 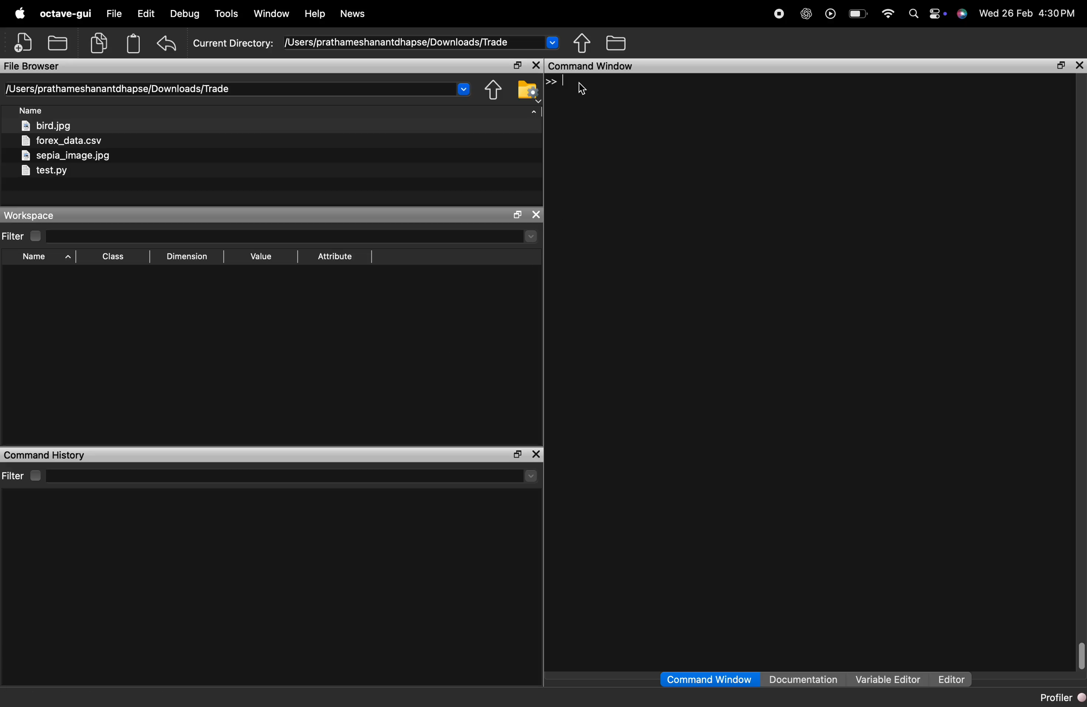 What do you see at coordinates (780, 13) in the screenshot?
I see `stop recording` at bounding box center [780, 13].